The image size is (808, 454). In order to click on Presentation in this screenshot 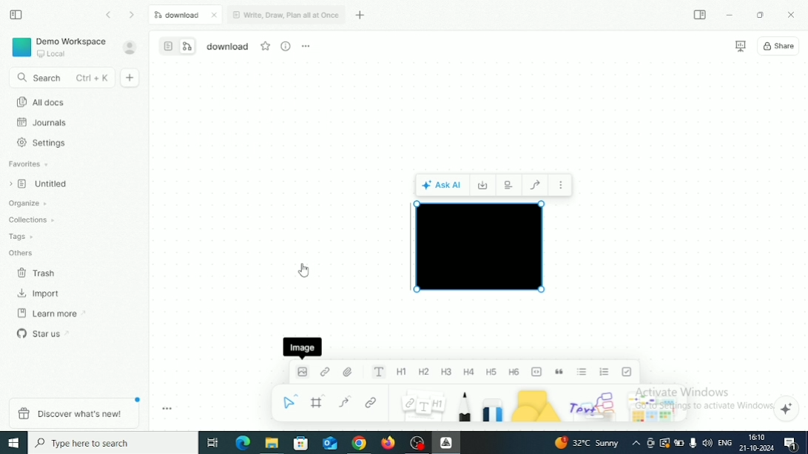, I will do `click(741, 47)`.